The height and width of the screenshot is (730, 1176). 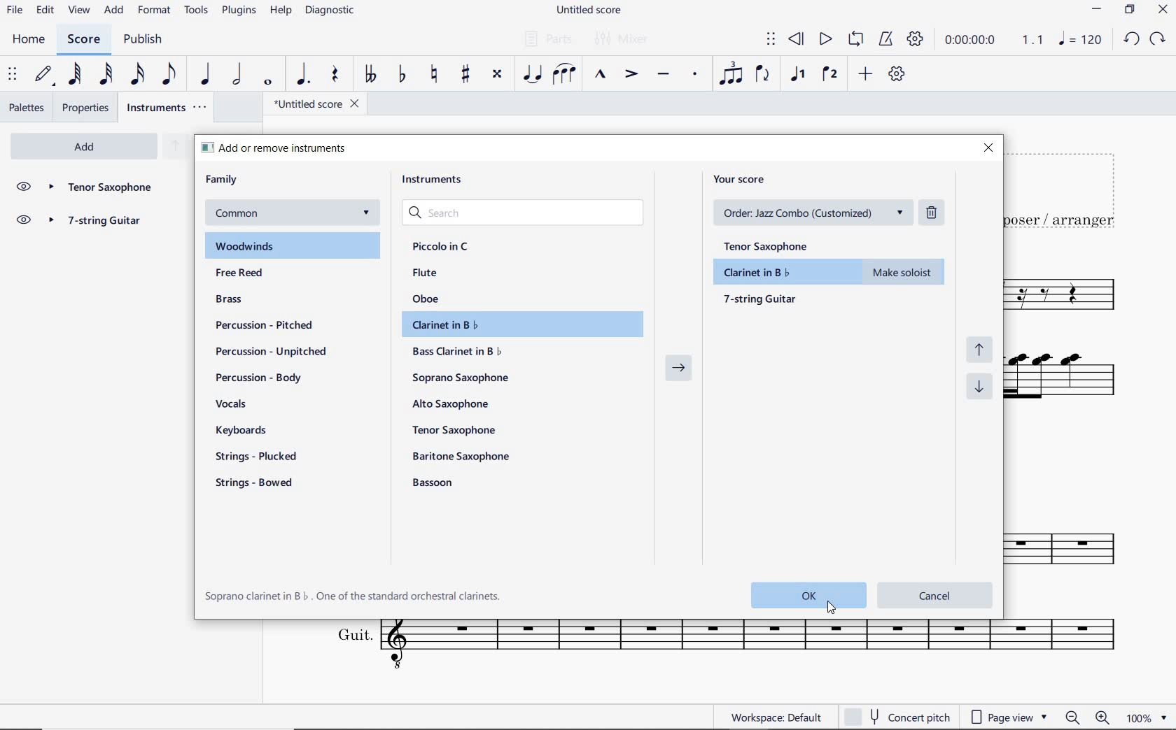 I want to click on REDO, so click(x=1156, y=39).